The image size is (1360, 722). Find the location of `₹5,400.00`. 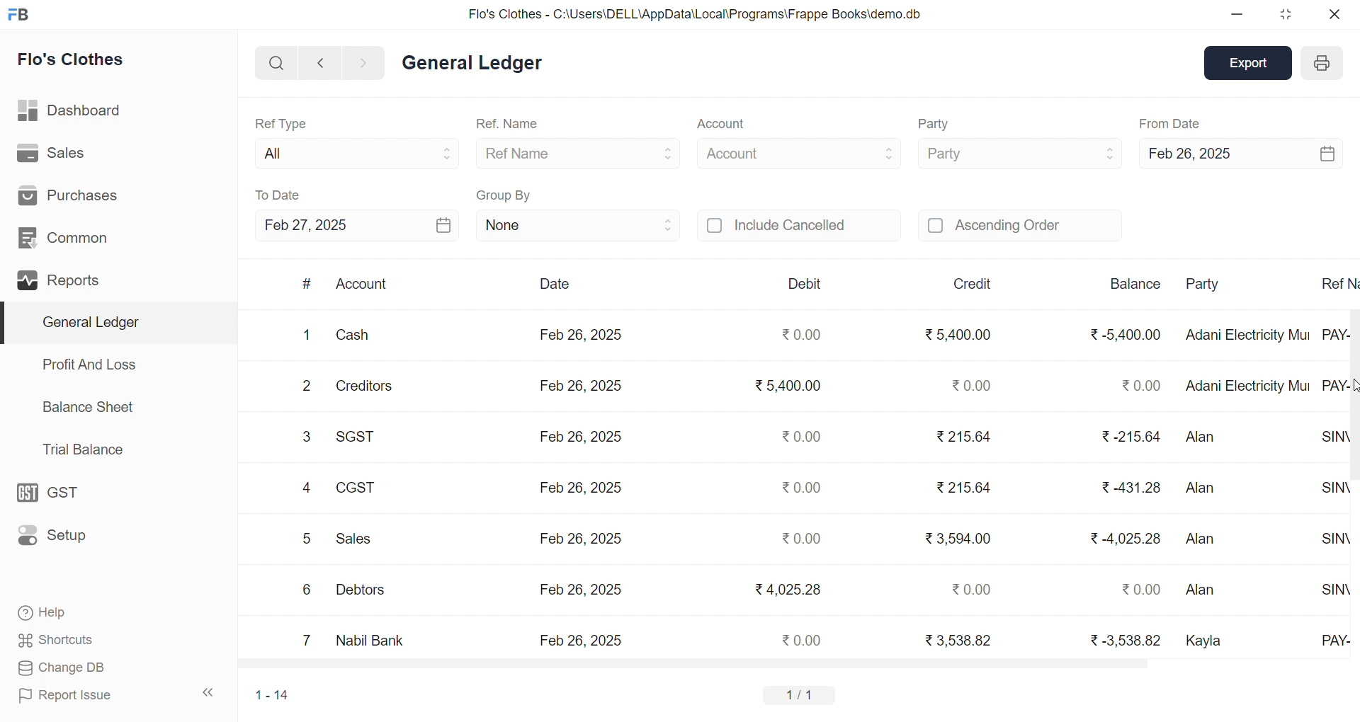

₹5,400.00 is located at coordinates (790, 388).